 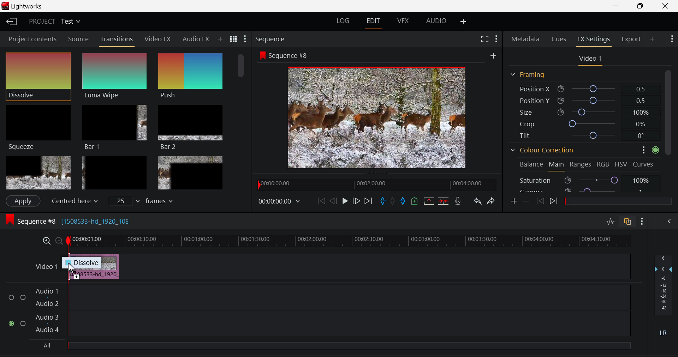 What do you see at coordinates (525, 202) in the screenshot?
I see `Remove keyframe` at bounding box center [525, 202].